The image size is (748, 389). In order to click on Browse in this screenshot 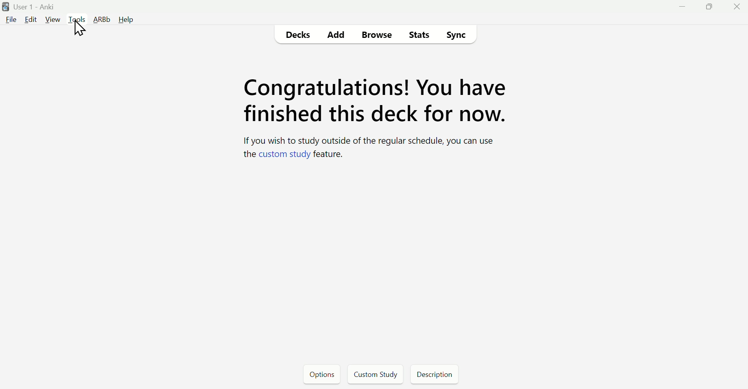, I will do `click(380, 35)`.